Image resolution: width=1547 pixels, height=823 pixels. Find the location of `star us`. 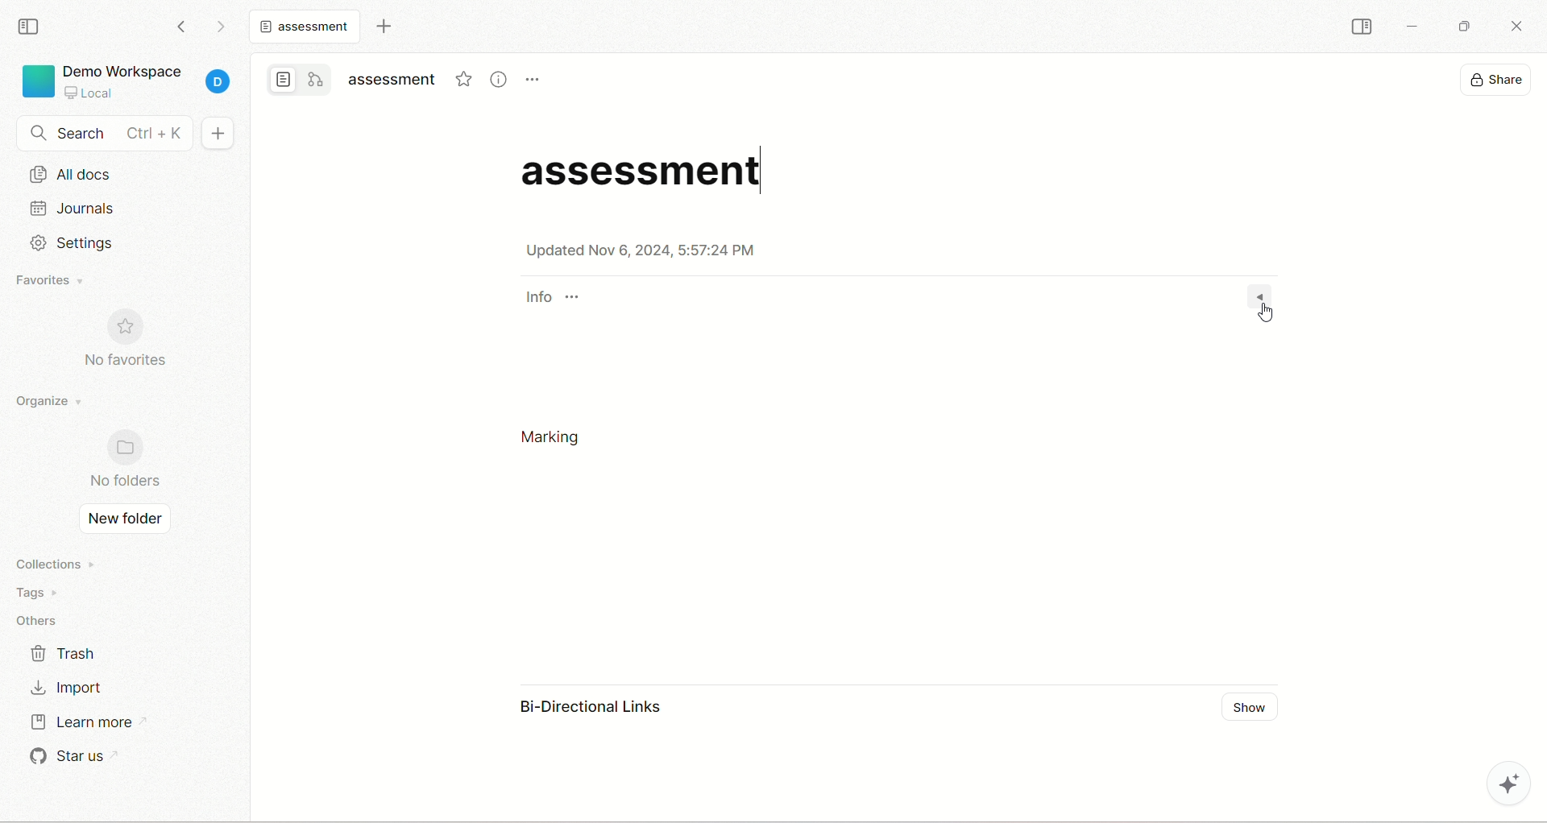

star us is located at coordinates (69, 758).